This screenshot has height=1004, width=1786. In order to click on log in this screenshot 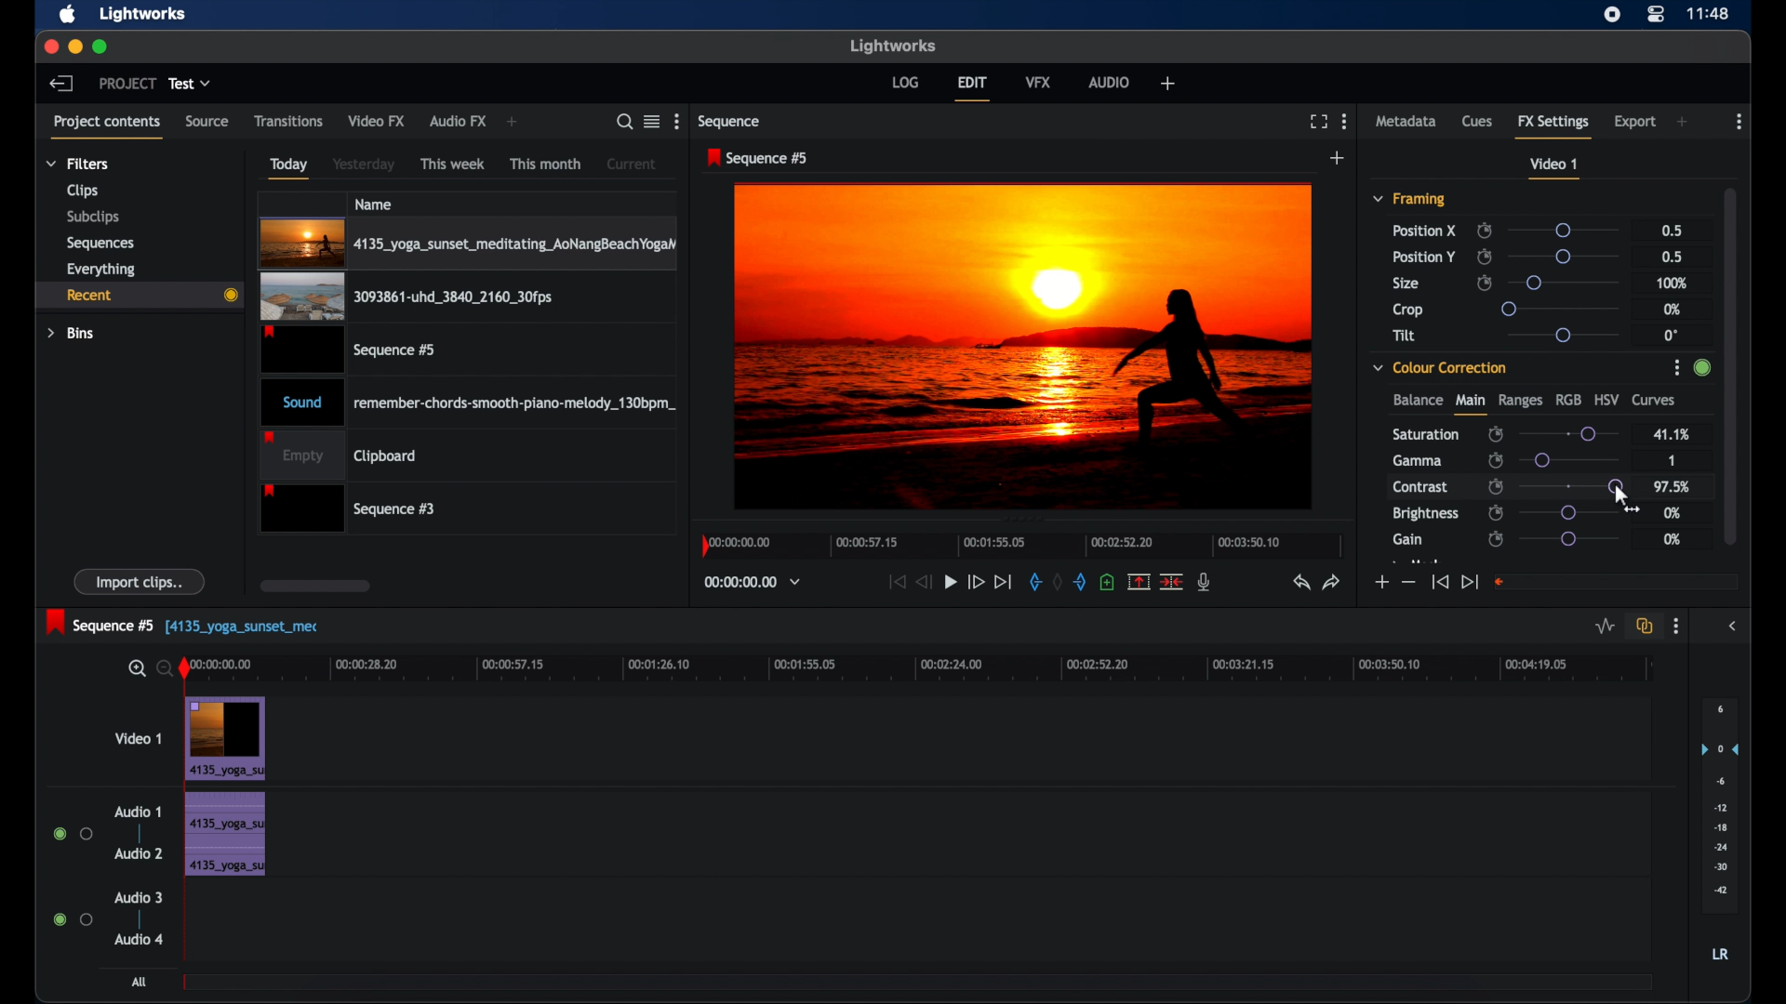, I will do `click(905, 81)`.